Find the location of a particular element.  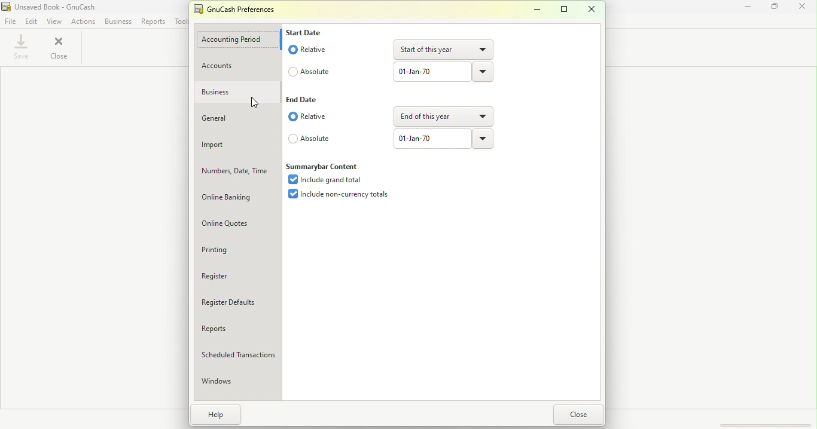

Relative is located at coordinates (313, 50).